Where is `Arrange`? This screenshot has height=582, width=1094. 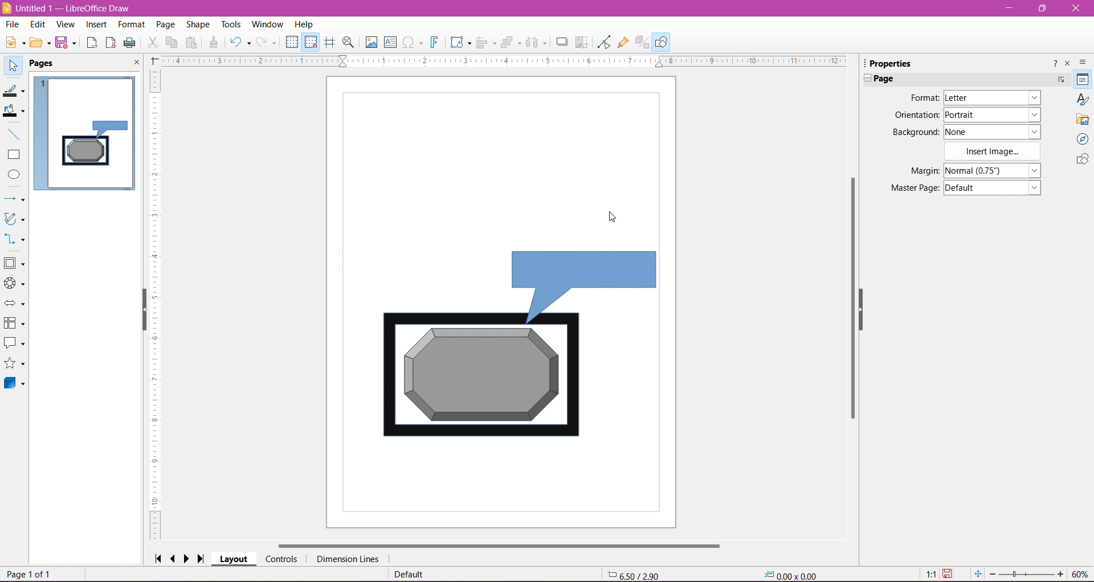 Arrange is located at coordinates (511, 41).